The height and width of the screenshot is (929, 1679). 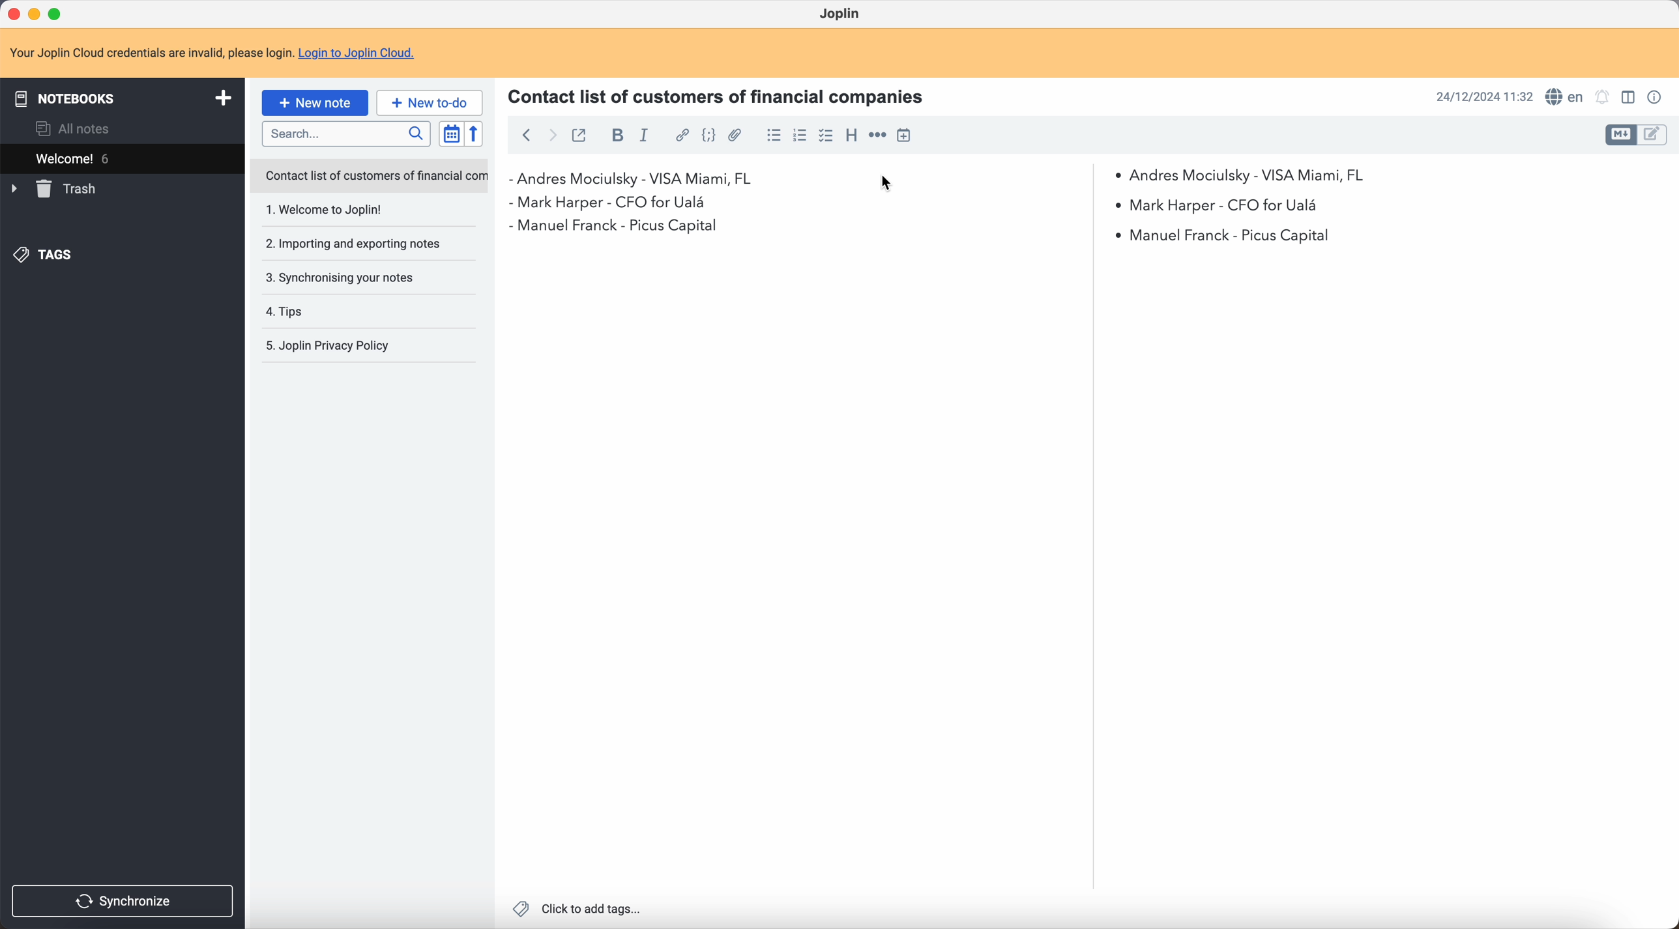 I want to click on set notifications, so click(x=1603, y=97).